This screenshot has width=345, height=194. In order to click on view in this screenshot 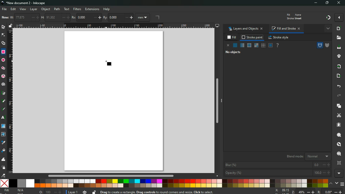, I will do `click(23, 9)`.